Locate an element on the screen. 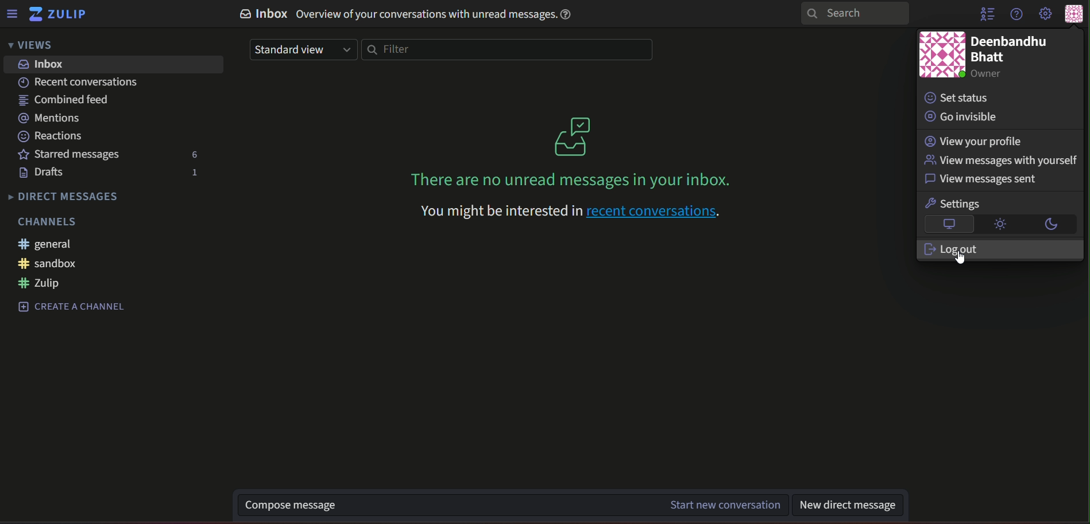 The height and width of the screenshot is (524, 1090). views is located at coordinates (33, 46).